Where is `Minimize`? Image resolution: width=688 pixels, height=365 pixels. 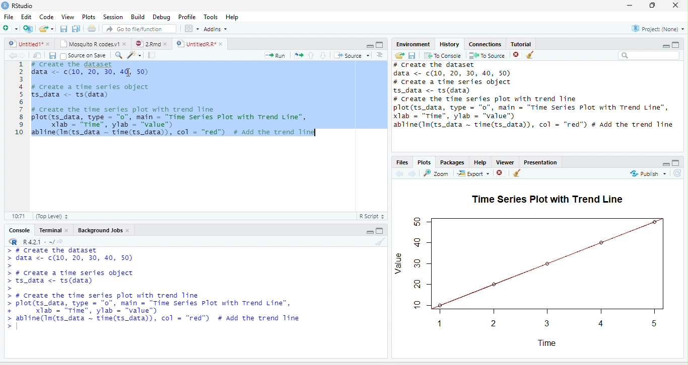 Minimize is located at coordinates (665, 164).